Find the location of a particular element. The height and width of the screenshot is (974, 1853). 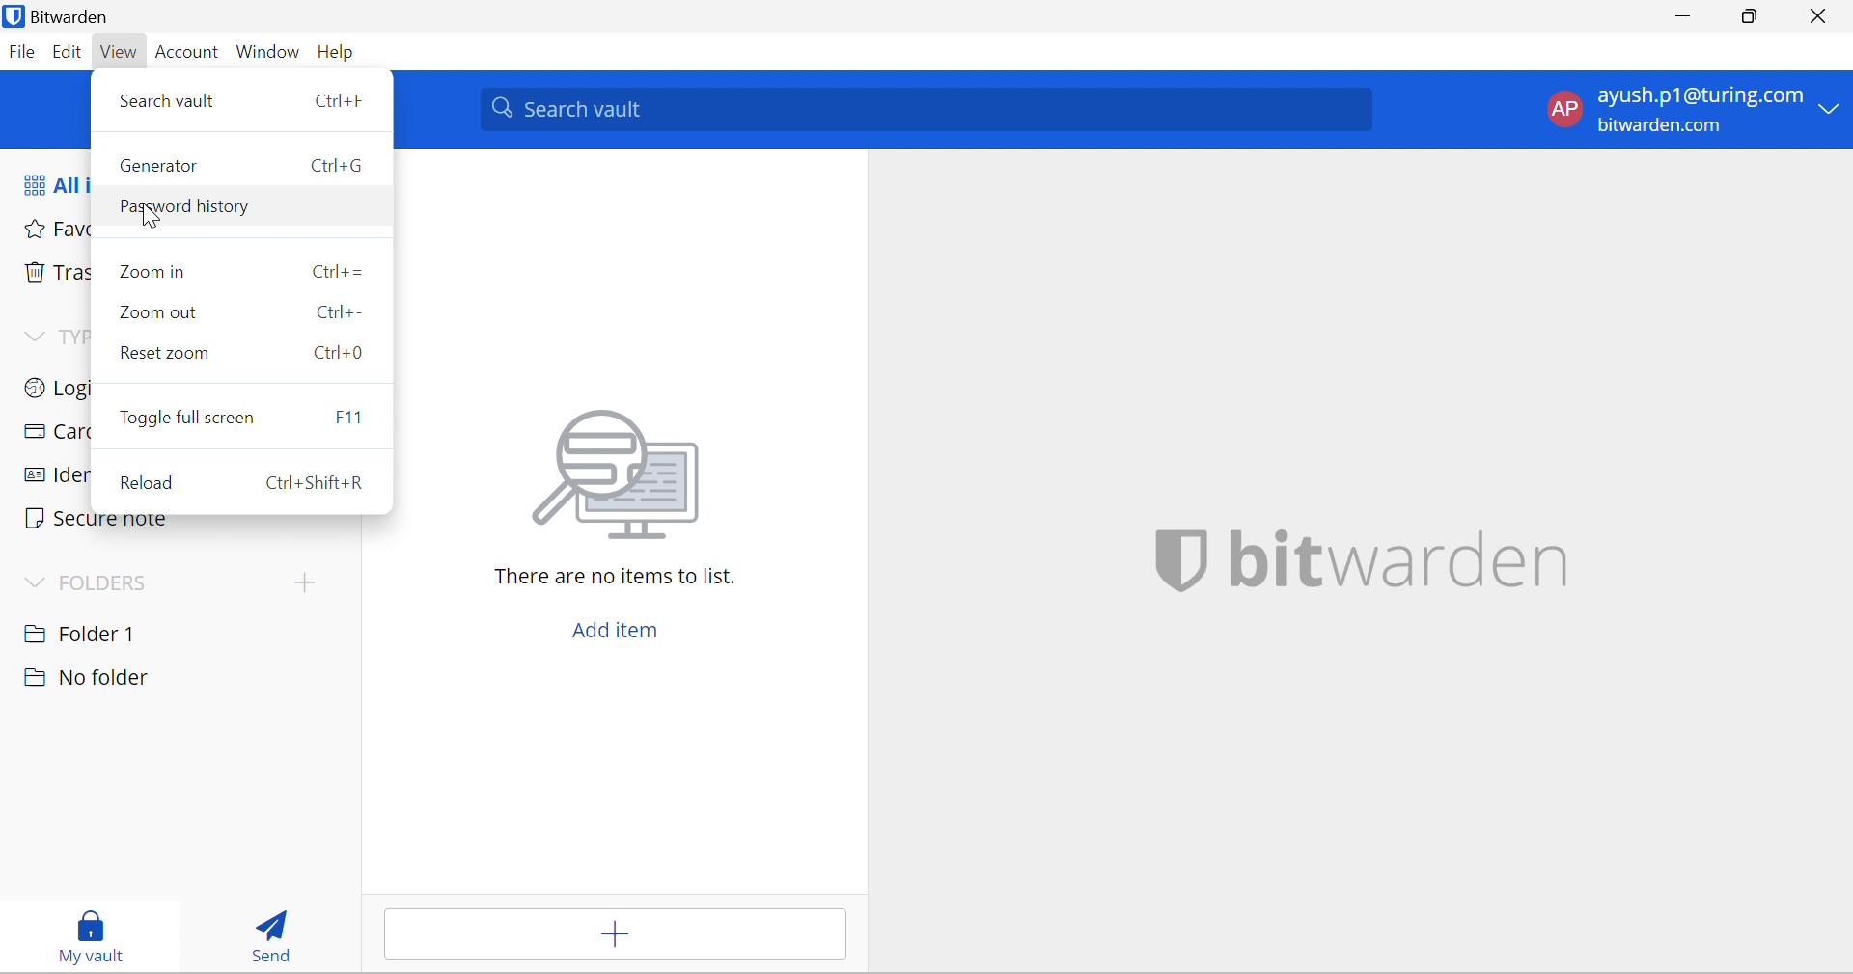

Help is located at coordinates (344, 53).